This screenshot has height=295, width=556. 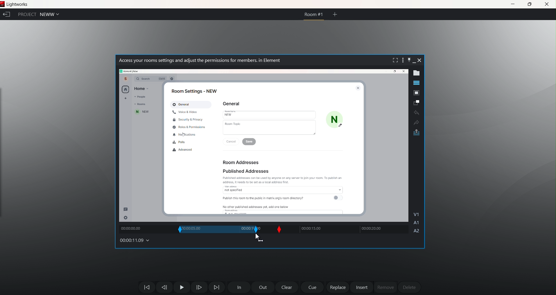 I want to click on close, so click(x=547, y=4).